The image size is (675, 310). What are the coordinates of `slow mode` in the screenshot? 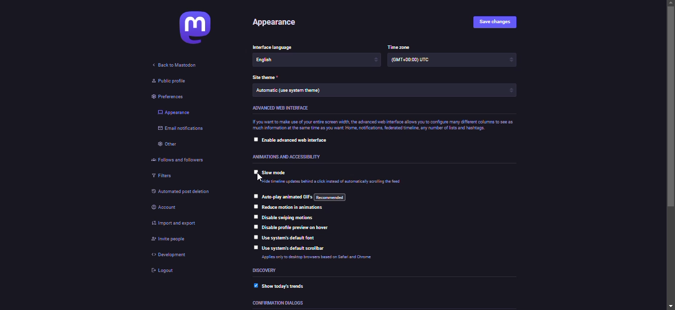 It's located at (279, 173).